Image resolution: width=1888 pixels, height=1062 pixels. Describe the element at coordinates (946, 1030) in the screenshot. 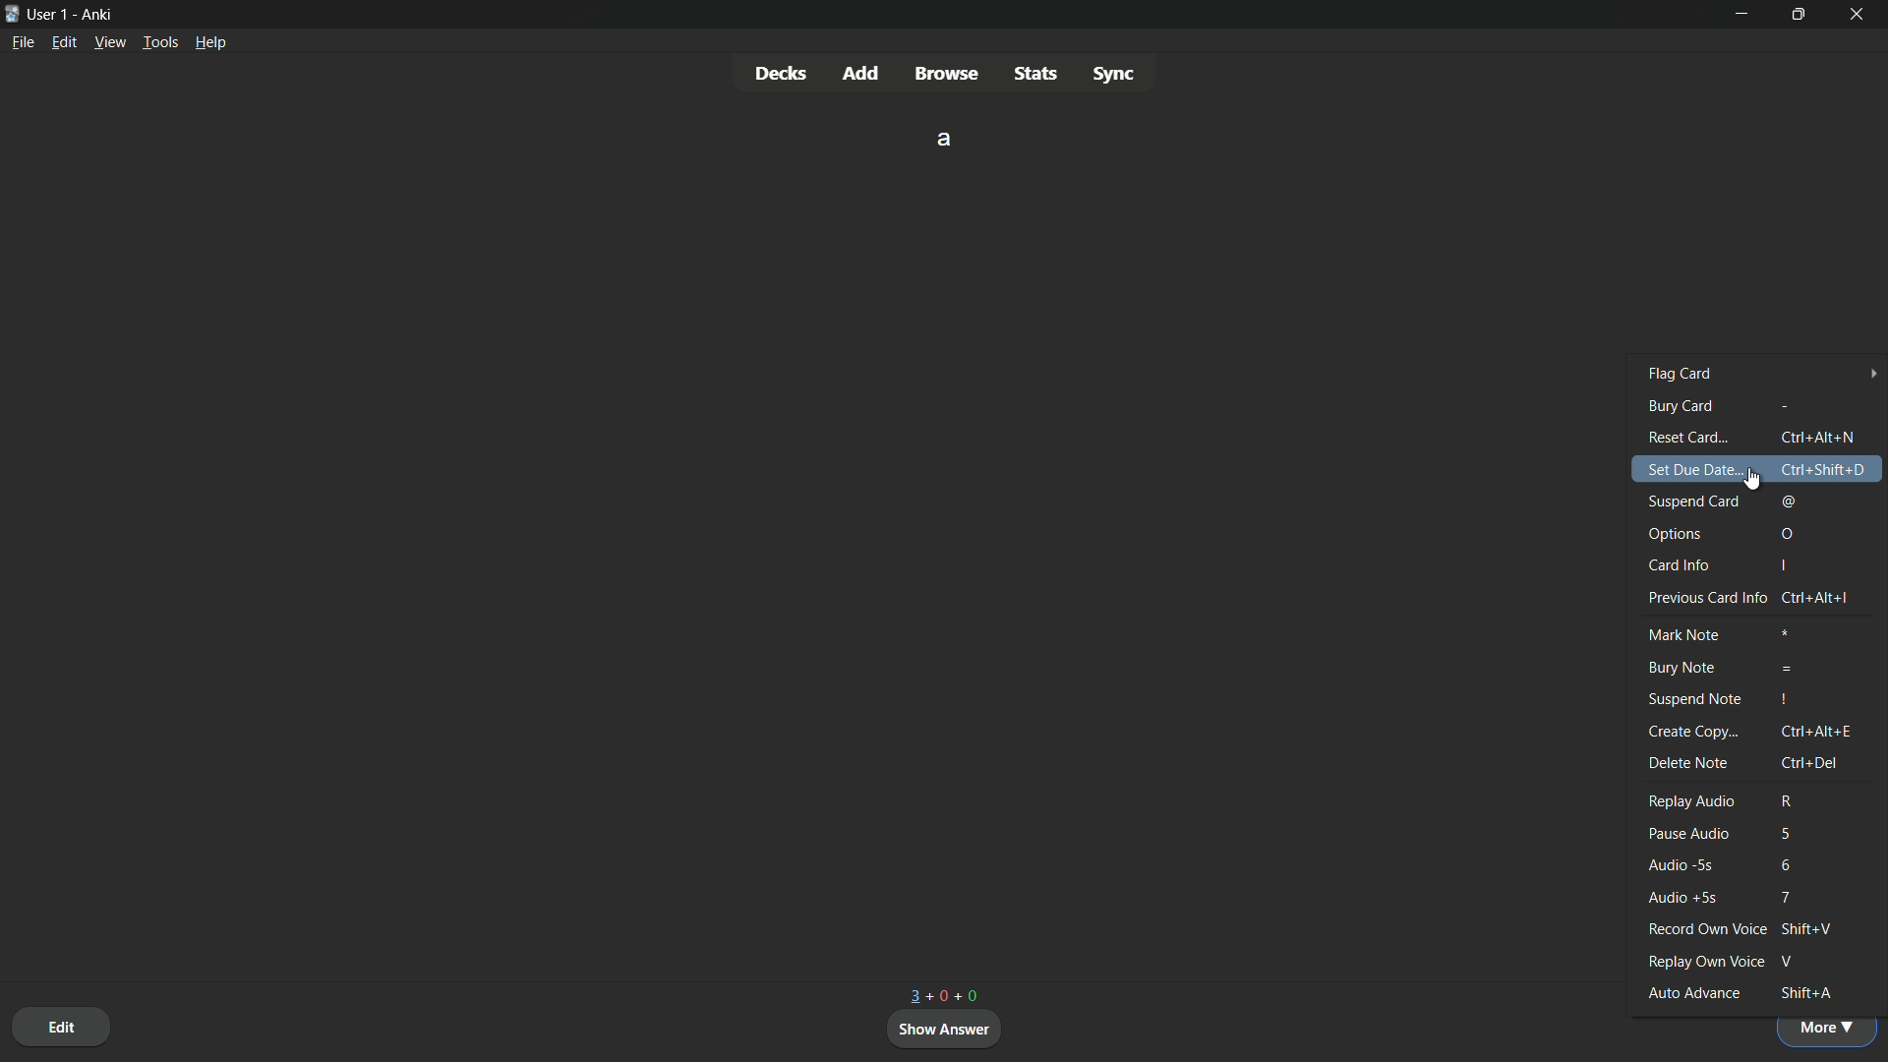

I see `show answer` at that location.